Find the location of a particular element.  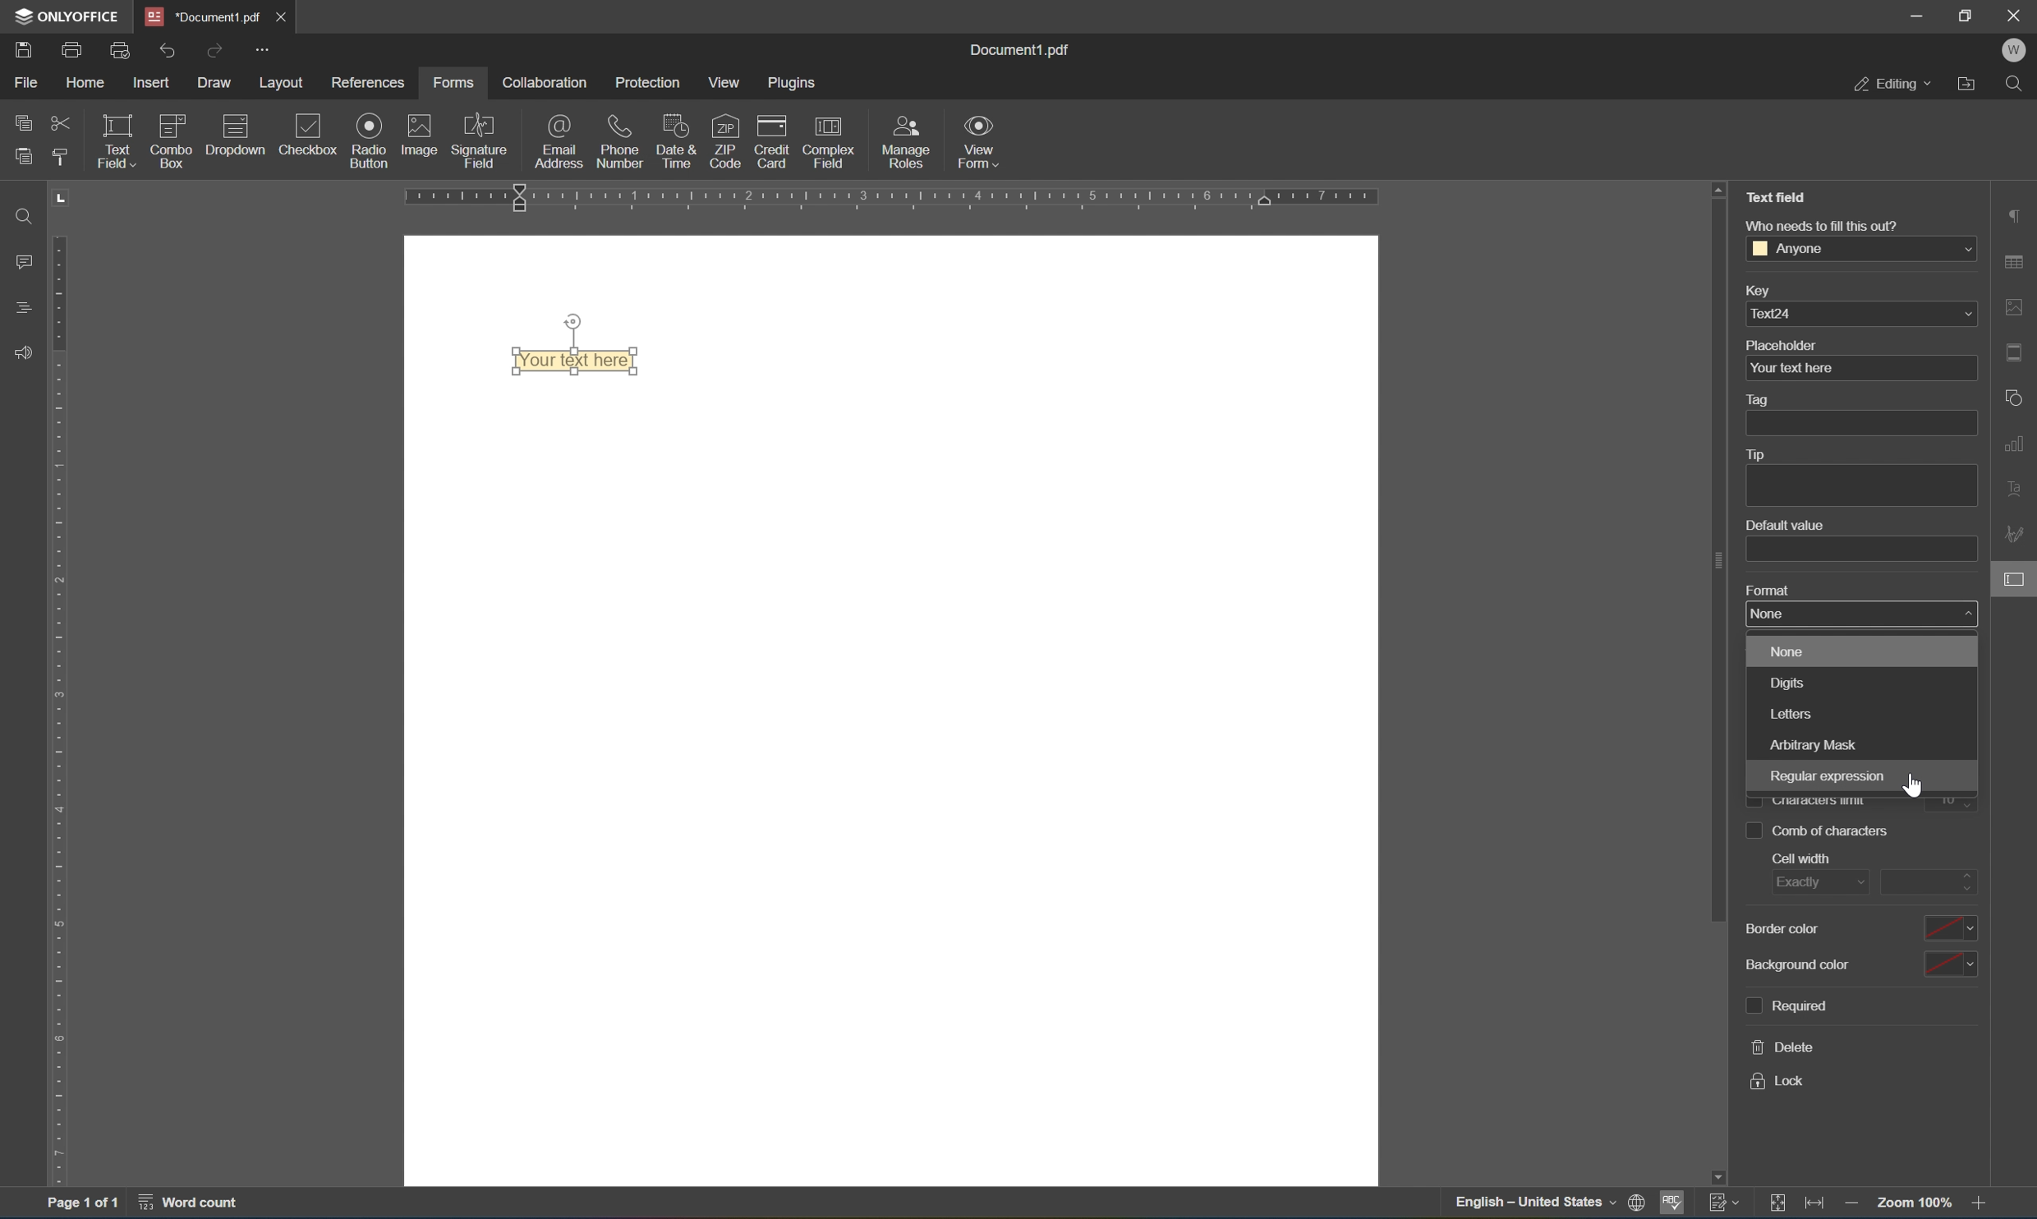

fit to page is located at coordinates (1777, 1203).